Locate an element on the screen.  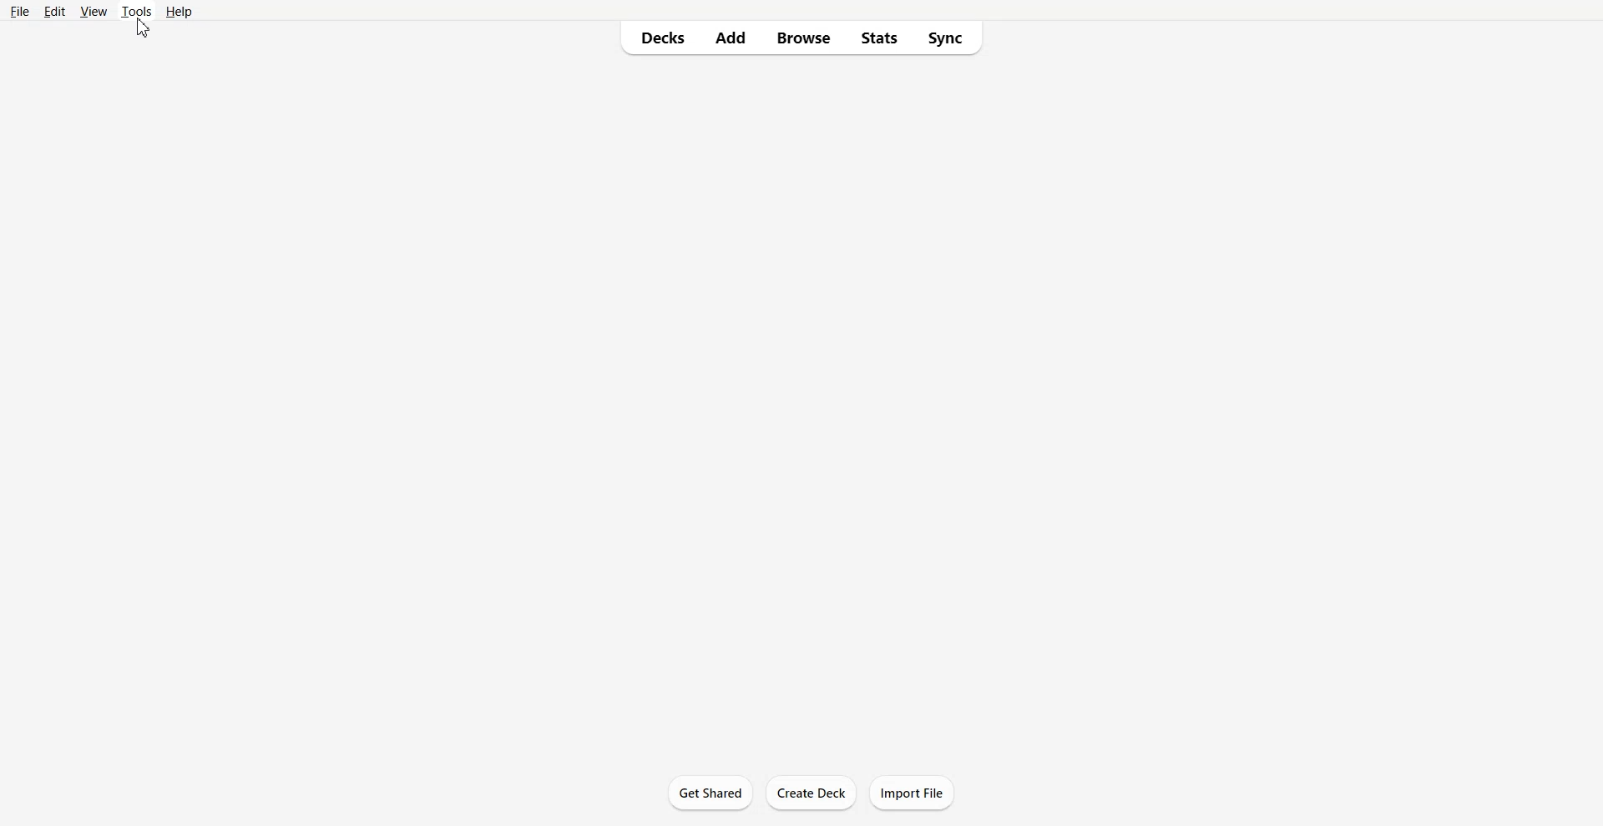
Tools is located at coordinates (136, 12).